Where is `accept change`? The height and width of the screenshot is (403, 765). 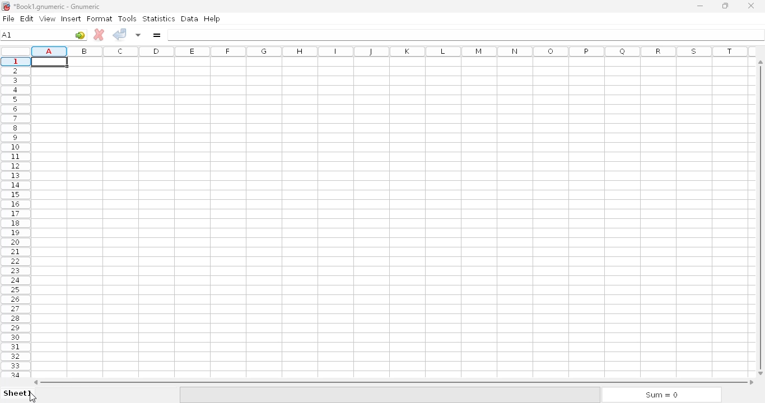 accept change is located at coordinates (120, 34).